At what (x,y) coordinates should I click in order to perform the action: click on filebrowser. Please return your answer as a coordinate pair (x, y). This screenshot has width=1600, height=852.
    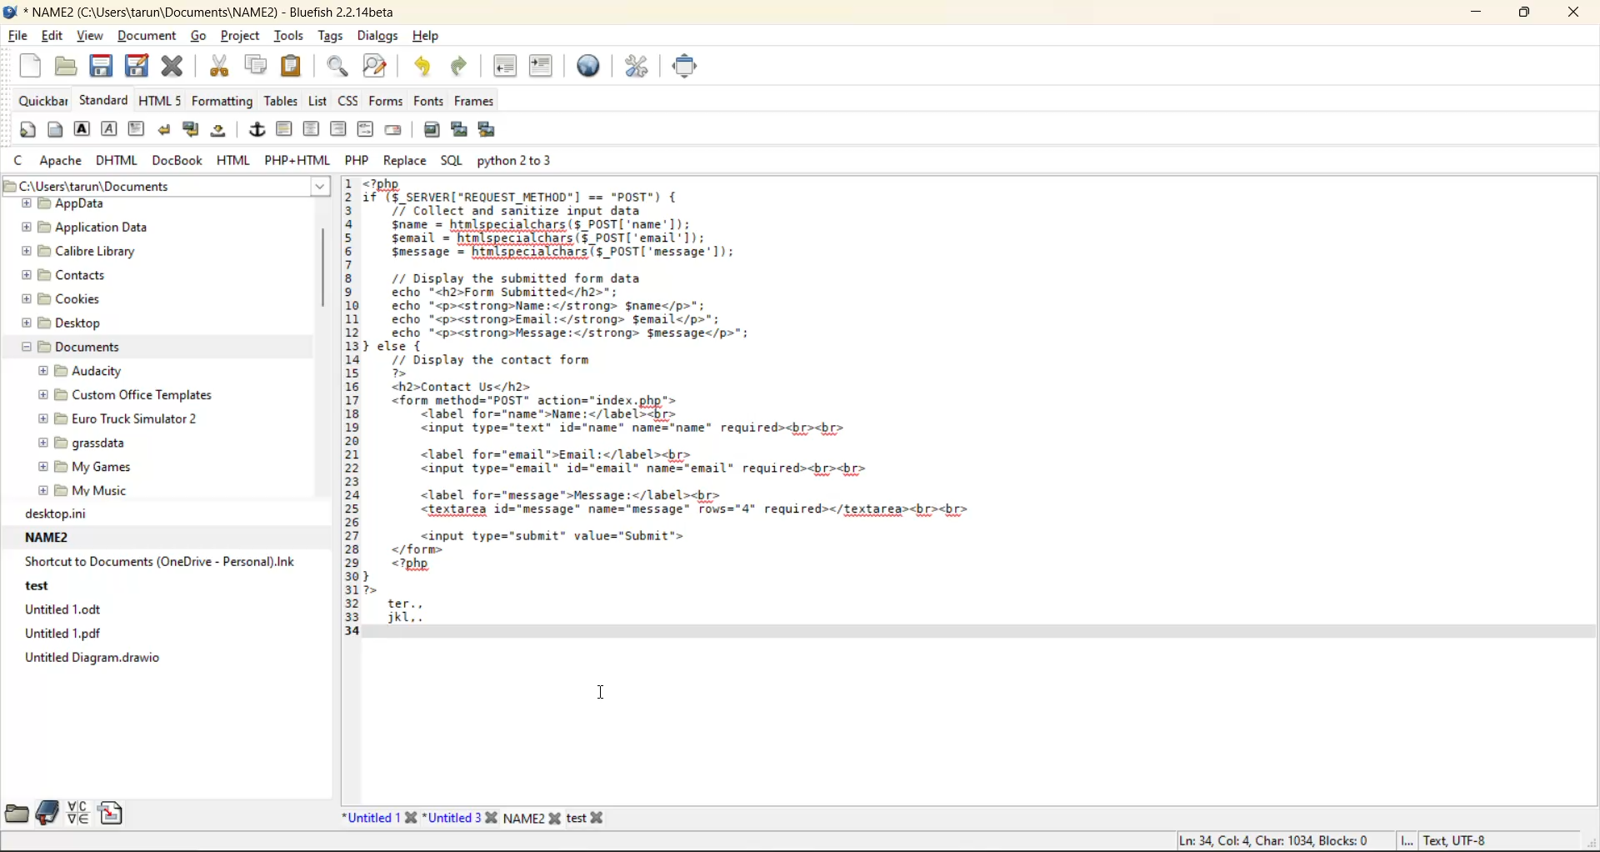
    Looking at the image, I should click on (18, 815).